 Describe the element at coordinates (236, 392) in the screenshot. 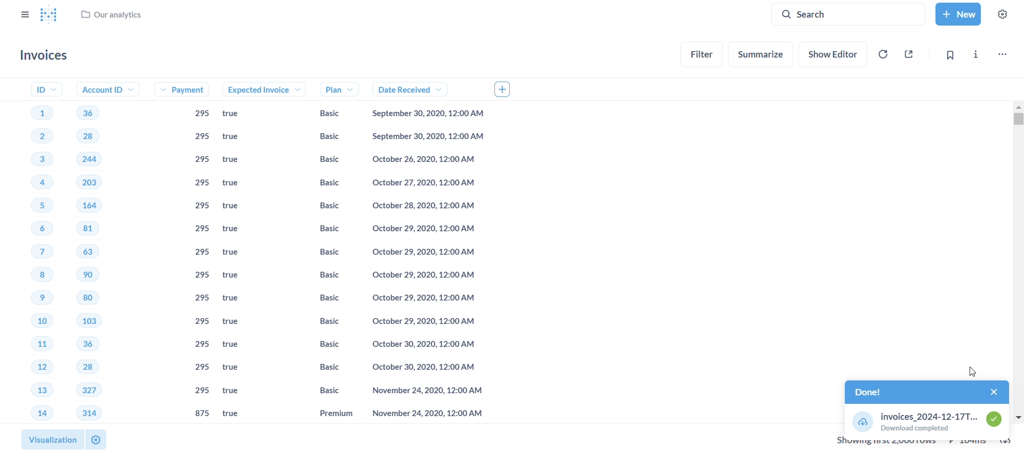

I see `true` at that location.